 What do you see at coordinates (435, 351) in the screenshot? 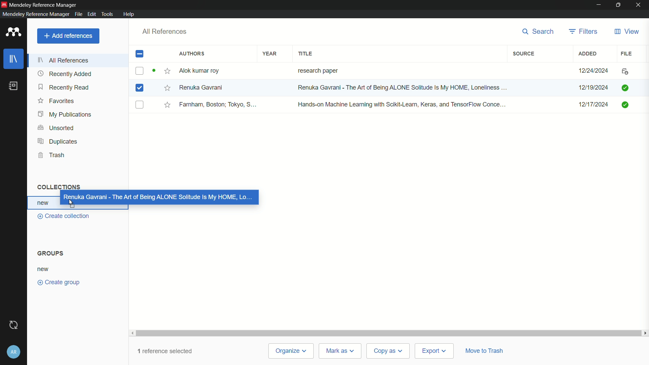
I see `export` at bounding box center [435, 351].